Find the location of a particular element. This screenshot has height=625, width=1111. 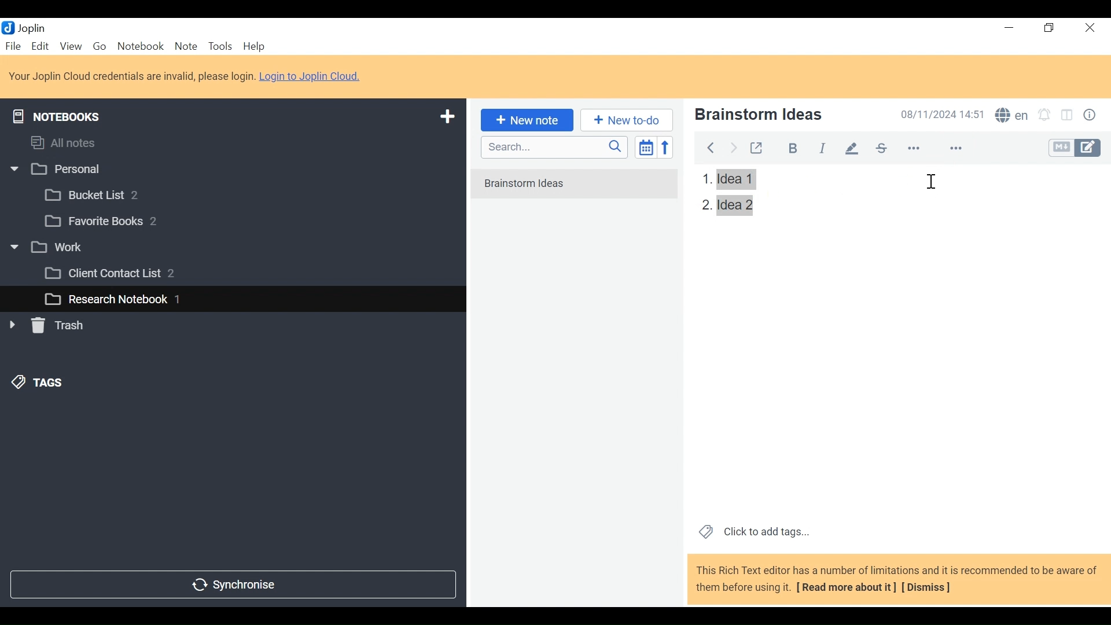

Minimize is located at coordinates (1008, 28).